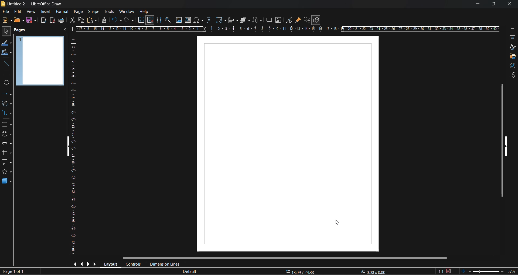  Describe the element at coordinates (337, 272) in the screenshot. I see `co ordinates` at that location.